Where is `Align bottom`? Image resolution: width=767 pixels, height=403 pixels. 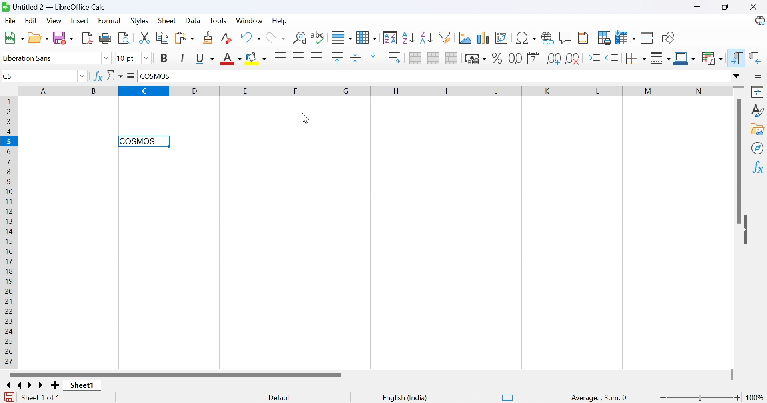 Align bottom is located at coordinates (374, 58).